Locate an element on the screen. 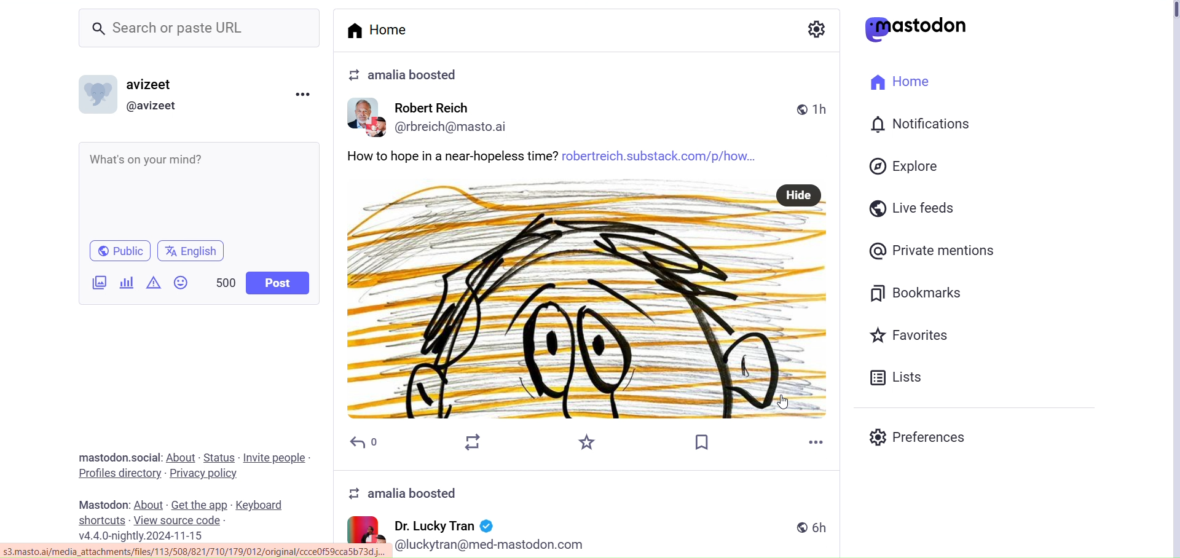 The width and height of the screenshot is (1180, 558). profile image is located at coordinates (367, 529).